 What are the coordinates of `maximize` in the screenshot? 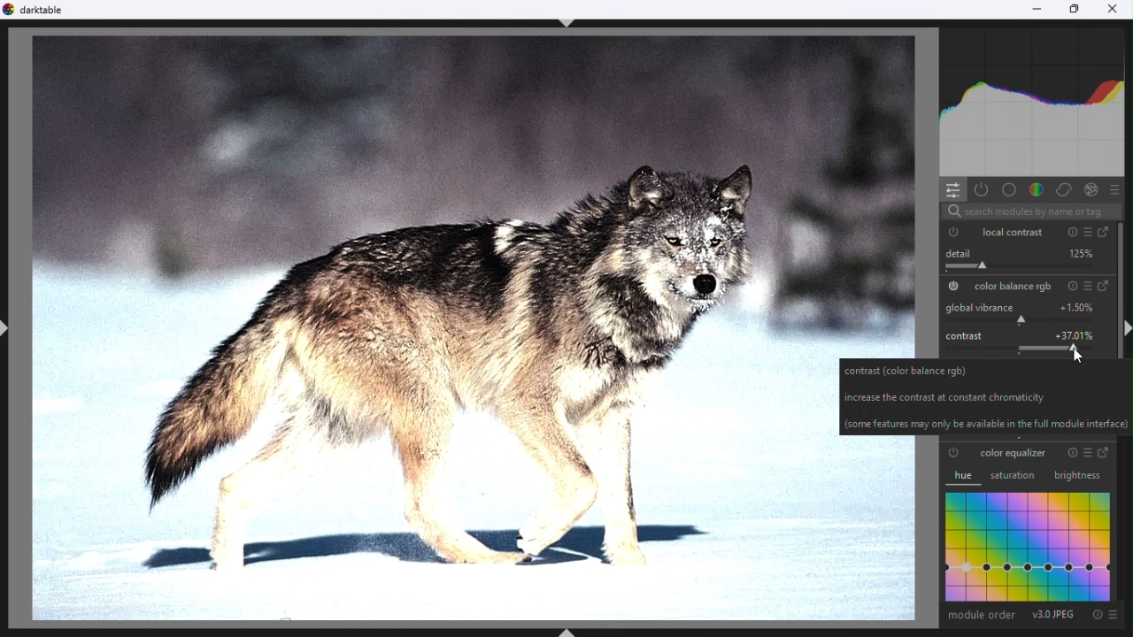 It's located at (1083, 9).